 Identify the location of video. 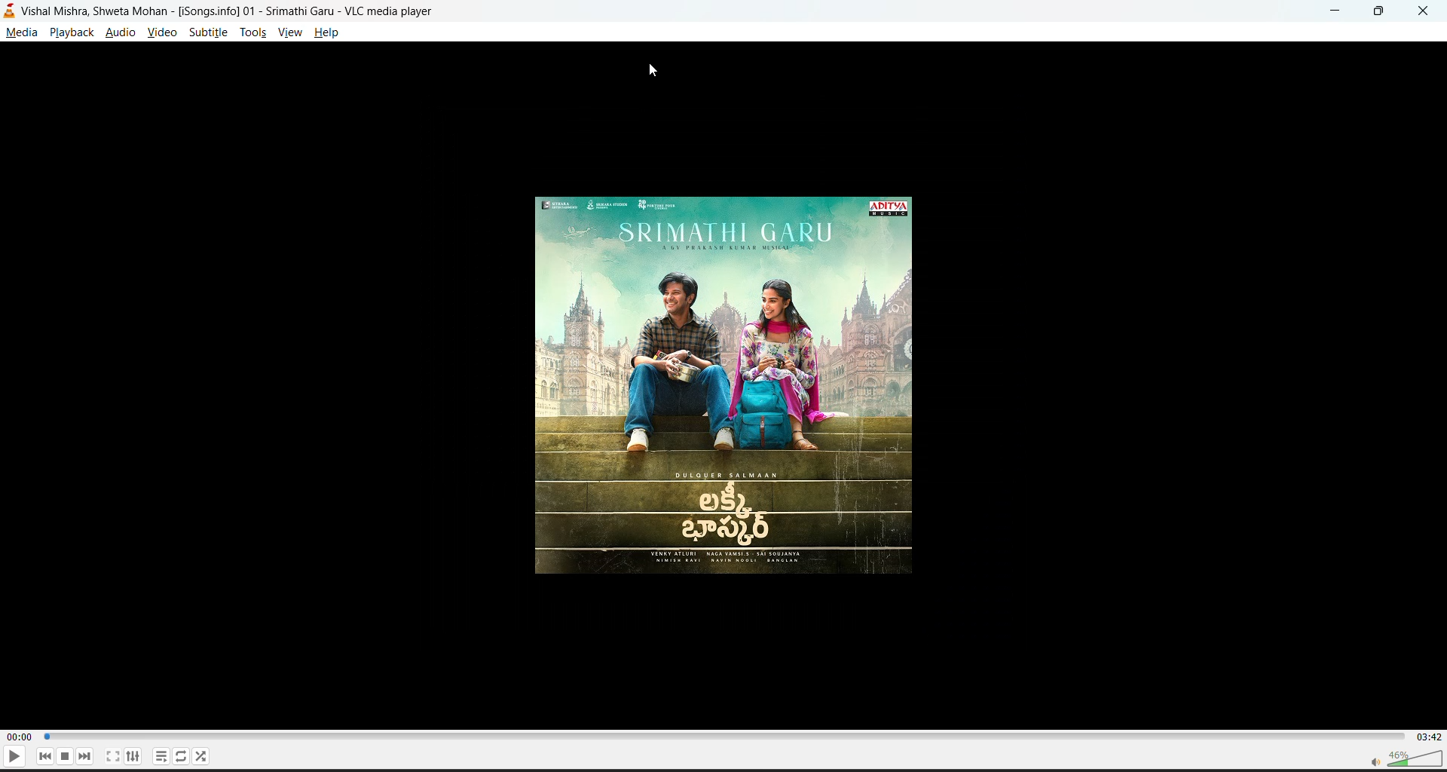
(158, 33).